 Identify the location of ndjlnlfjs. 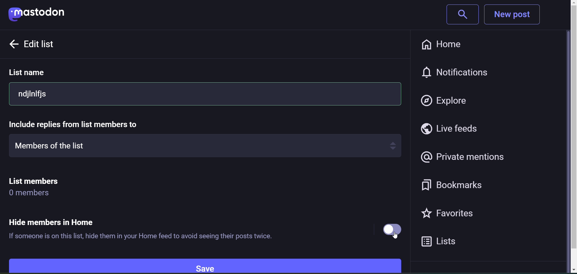
(204, 94).